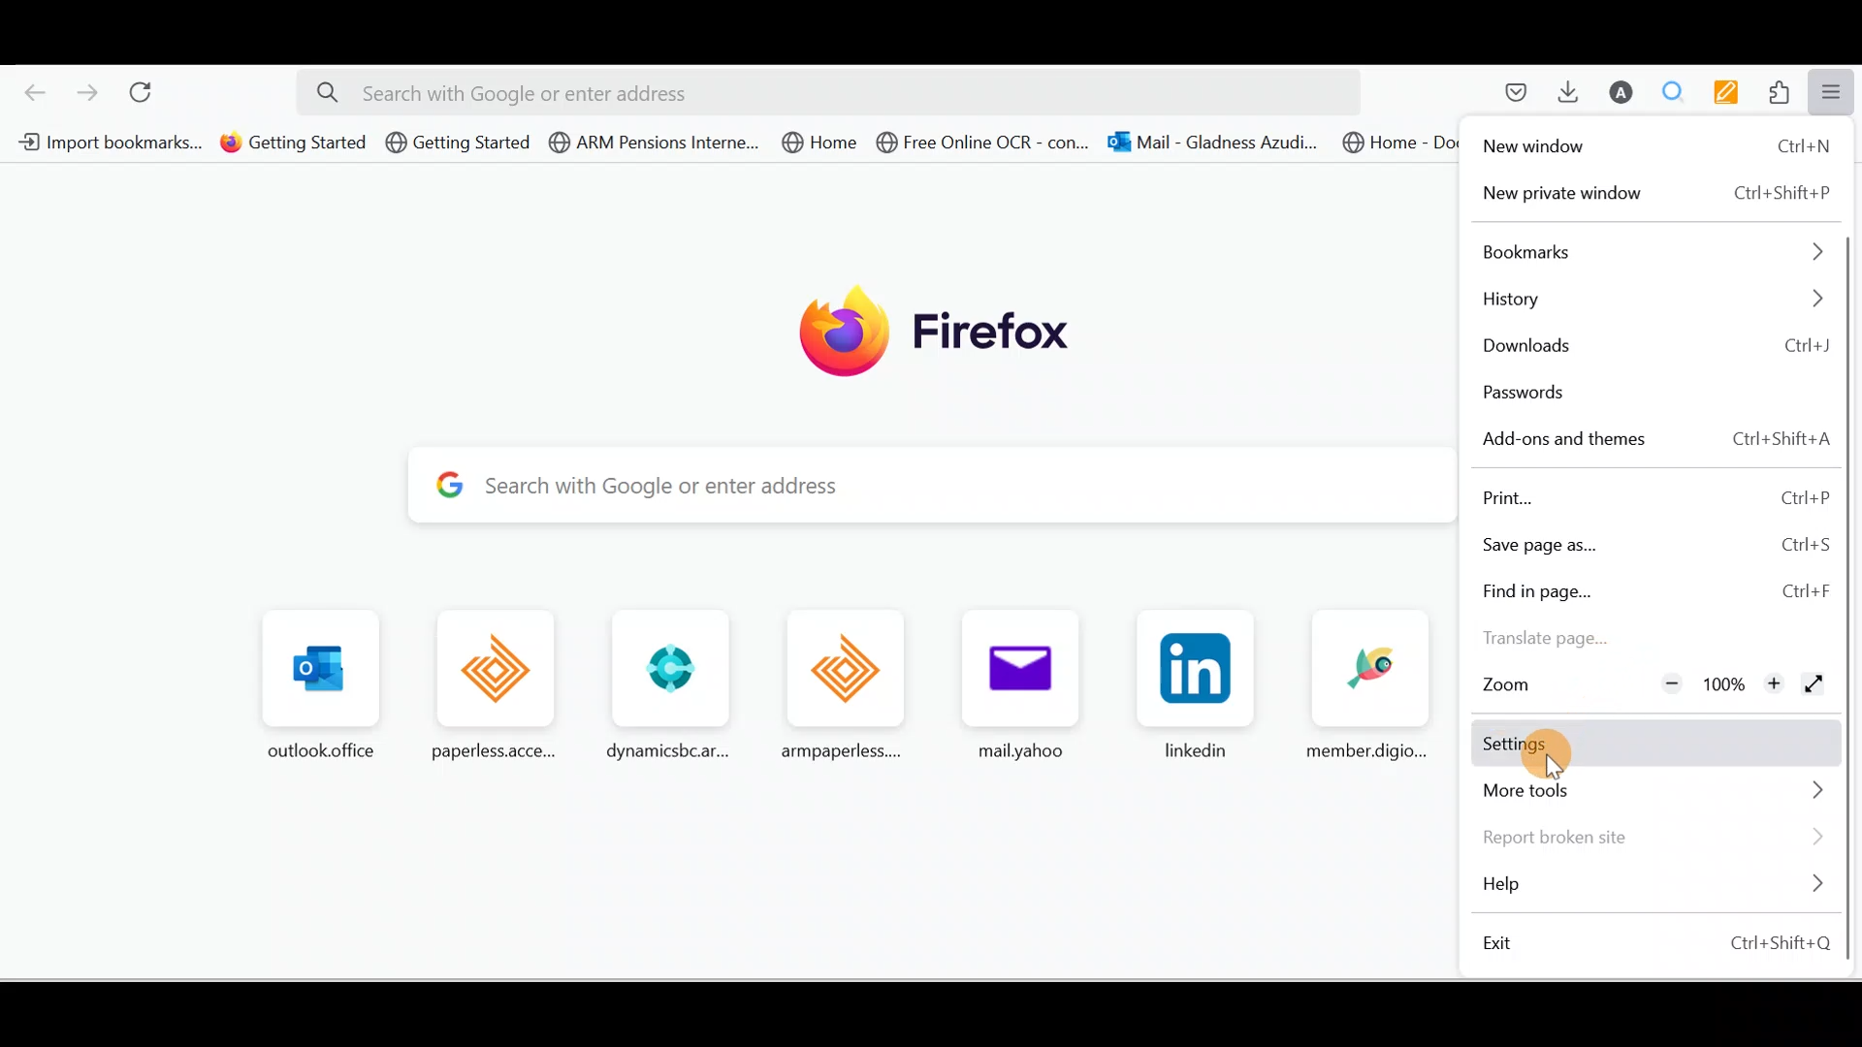  Describe the element at coordinates (1726, 680) in the screenshot. I see `100%` at that location.